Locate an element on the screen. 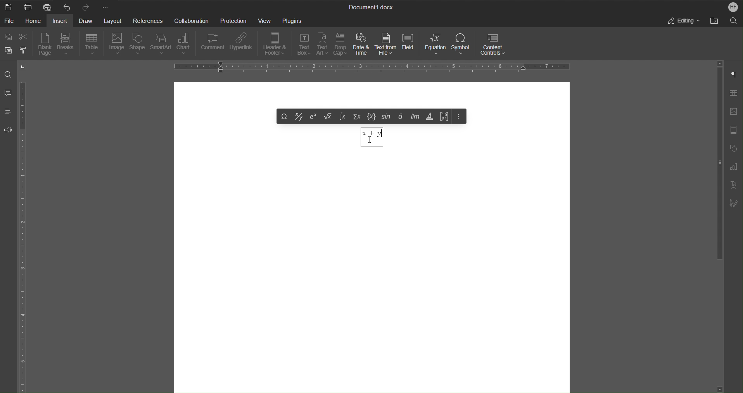 This screenshot has width=743, height=393. Summation is located at coordinates (356, 116).